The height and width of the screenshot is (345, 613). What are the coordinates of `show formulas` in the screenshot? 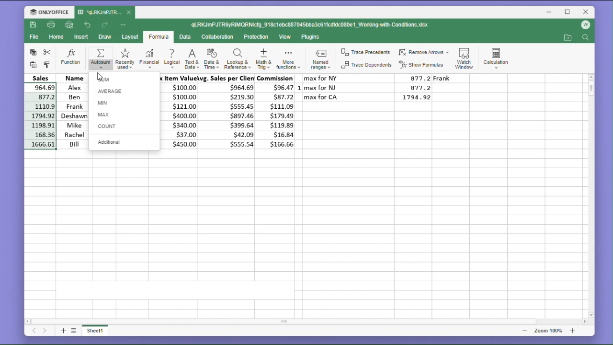 It's located at (423, 65).